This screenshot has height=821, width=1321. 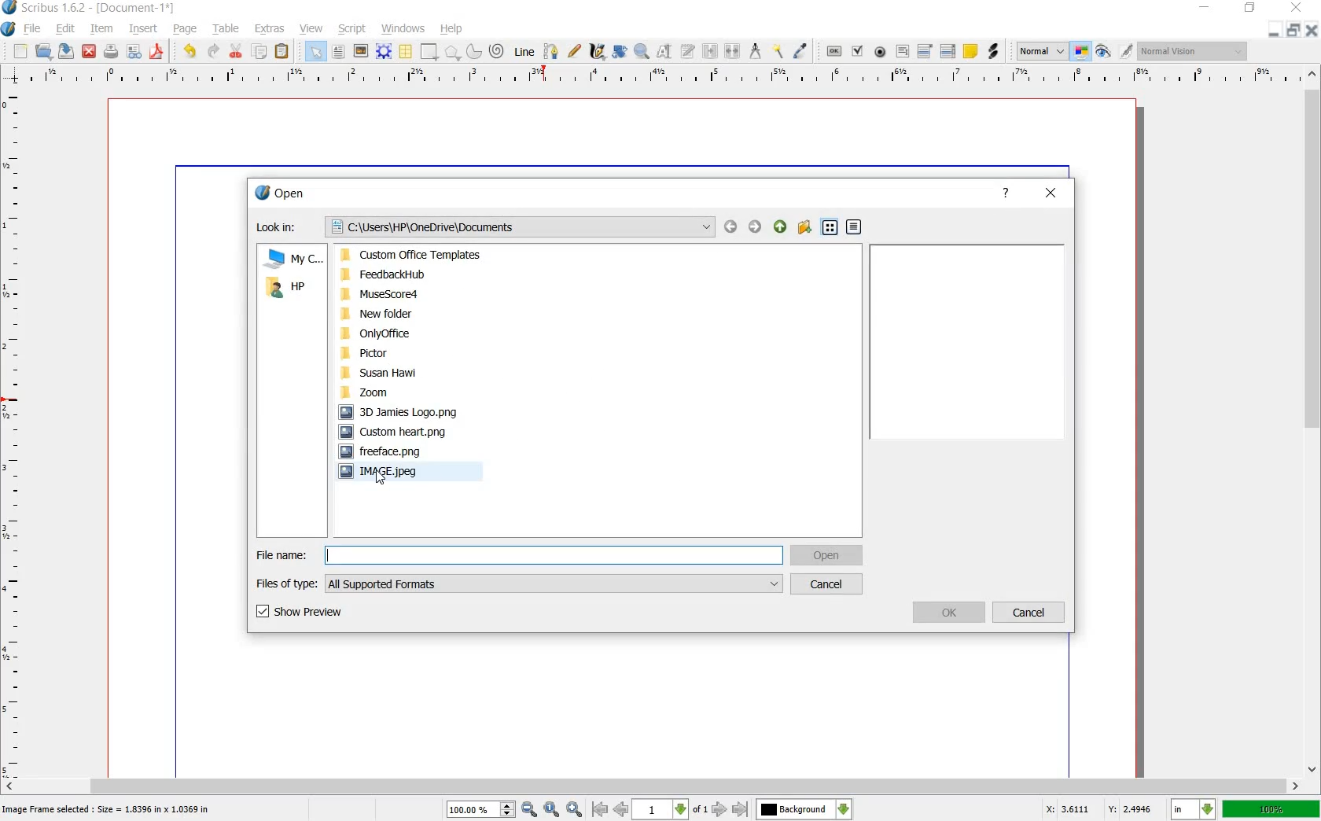 What do you see at coordinates (1313, 28) in the screenshot?
I see `close document` at bounding box center [1313, 28].